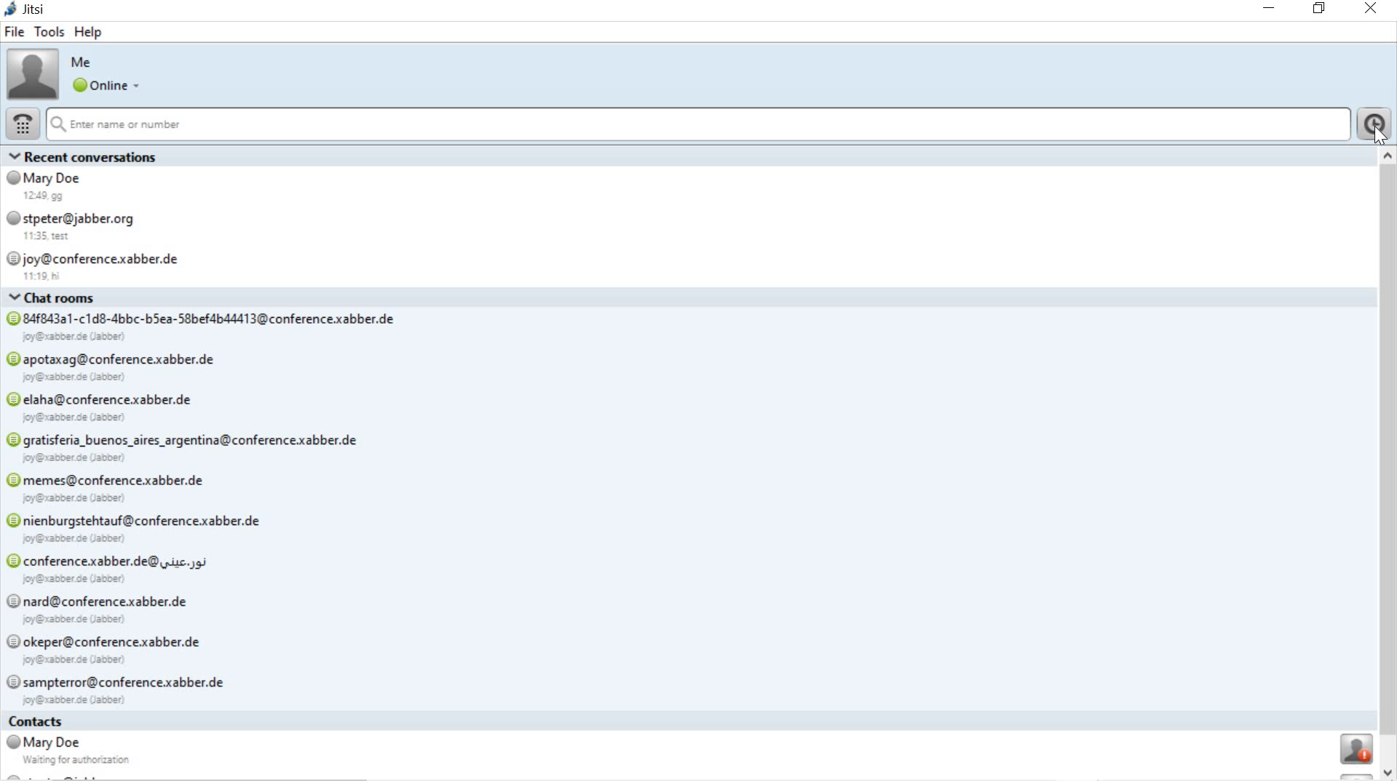 Image resolution: width=1397 pixels, height=781 pixels. I want to click on scrollbar, so click(1388, 464).